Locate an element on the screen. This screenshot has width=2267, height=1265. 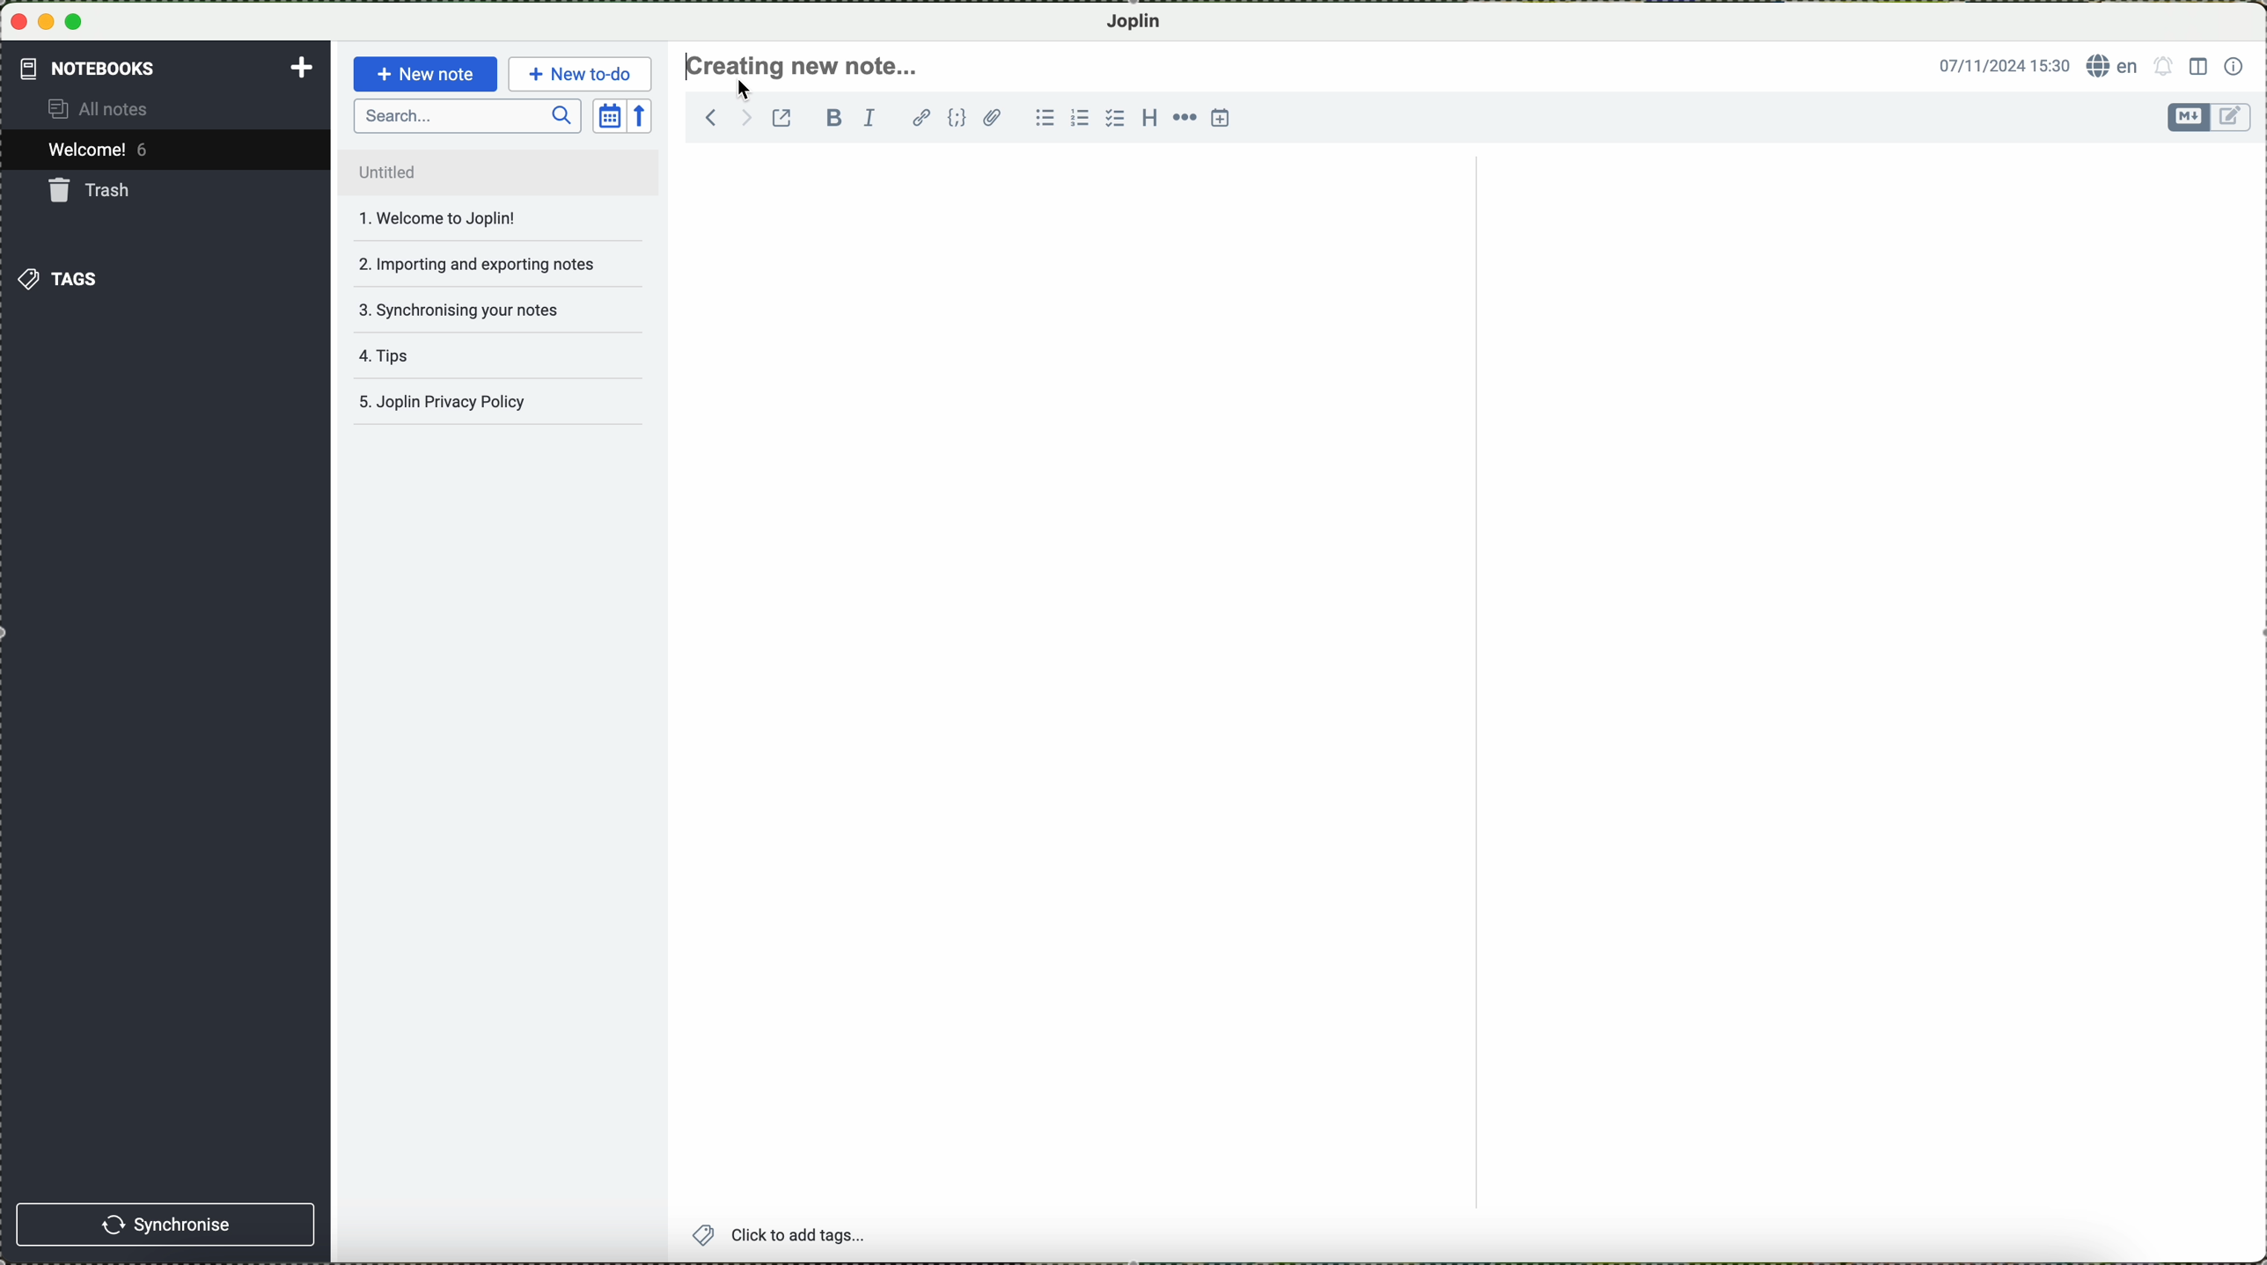
Joplin privacy policy is located at coordinates (493, 406).